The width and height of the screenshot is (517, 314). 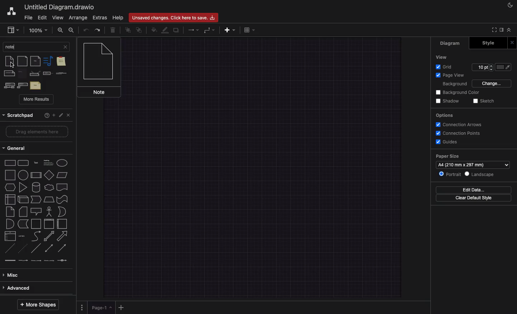 What do you see at coordinates (36, 132) in the screenshot?
I see `drag elements here` at bounding box center [36, 132].